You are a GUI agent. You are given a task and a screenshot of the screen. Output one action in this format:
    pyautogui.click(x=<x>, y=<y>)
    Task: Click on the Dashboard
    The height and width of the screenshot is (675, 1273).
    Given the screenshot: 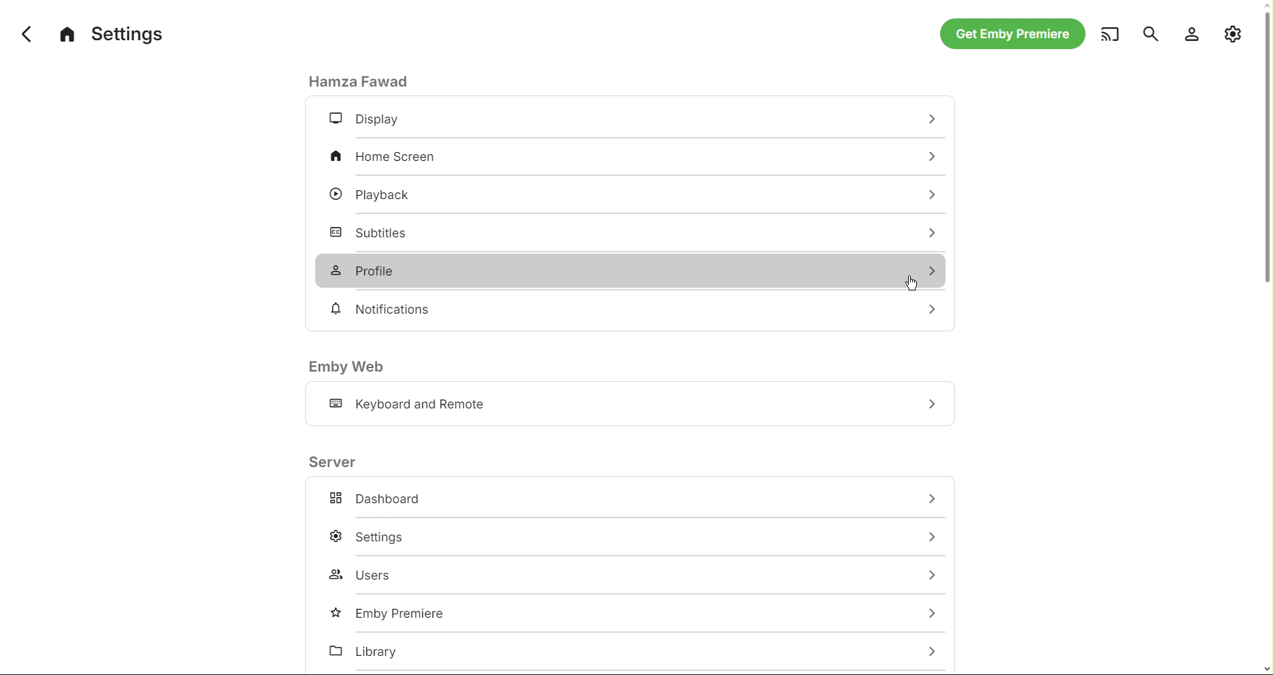 What is the action you would take?
    pyautogui.click(x=375, y=499)
    